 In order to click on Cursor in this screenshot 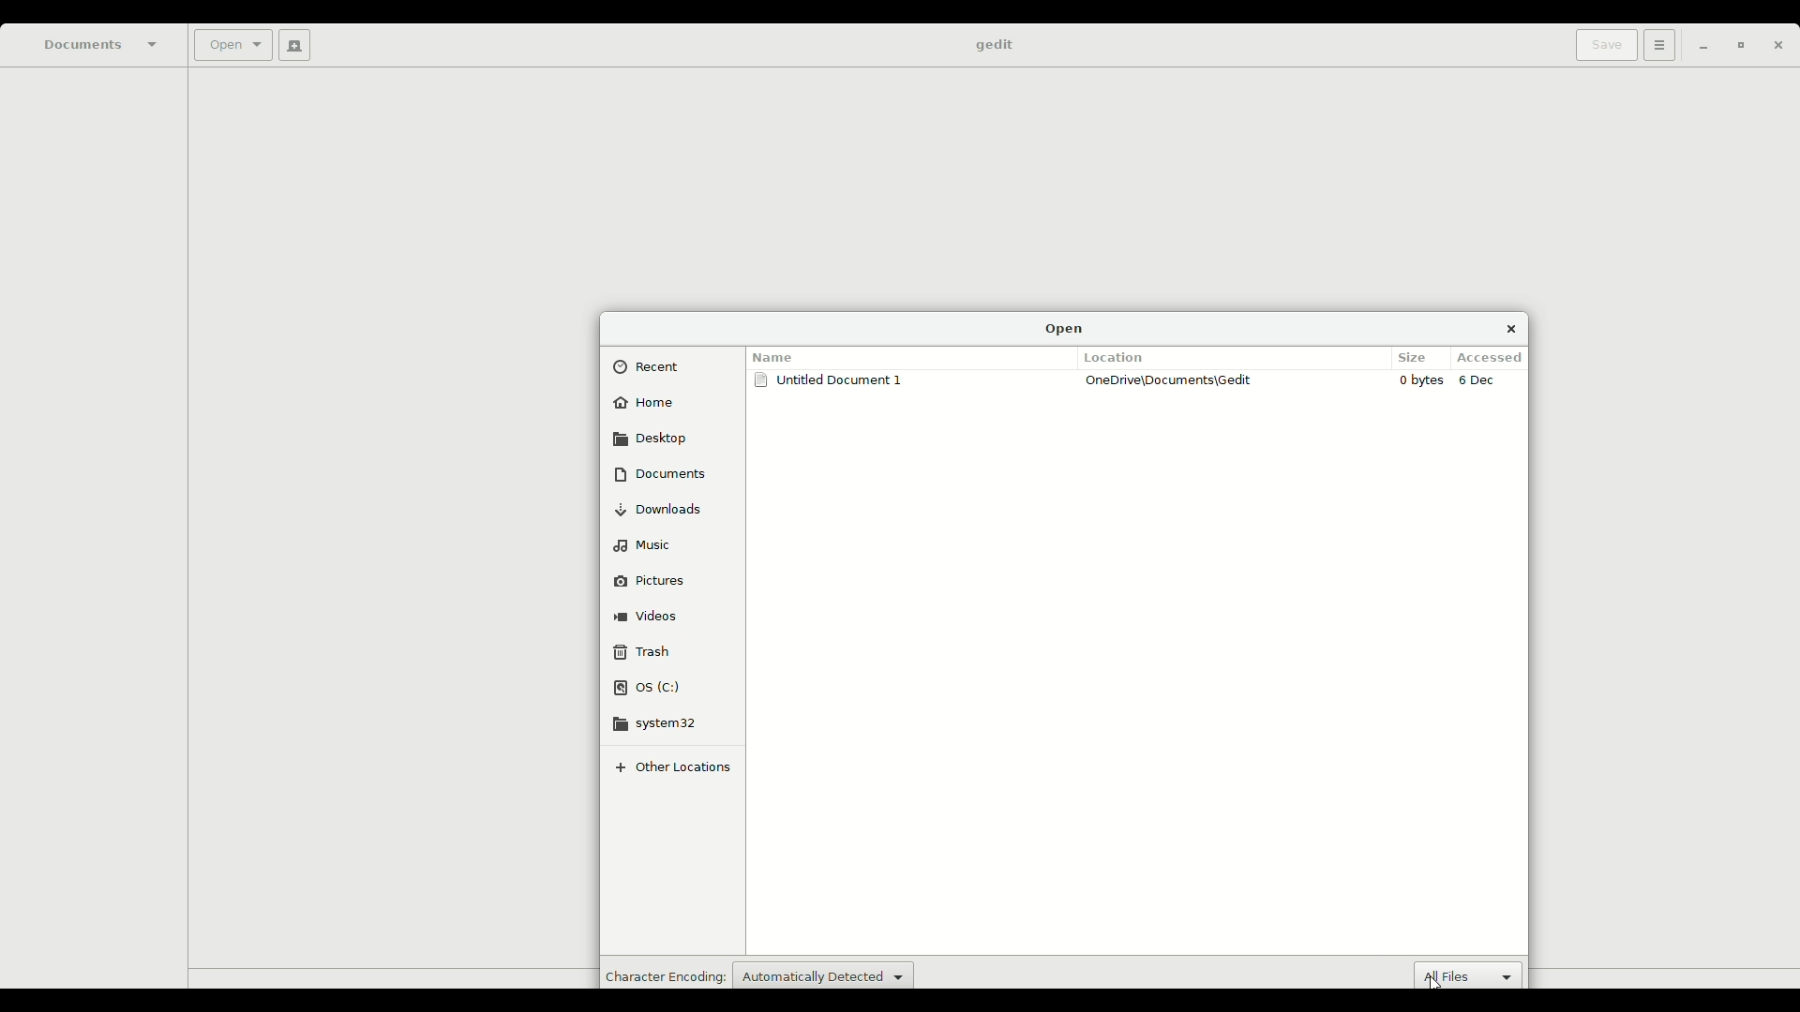, I will do `click(1431, 979)`.